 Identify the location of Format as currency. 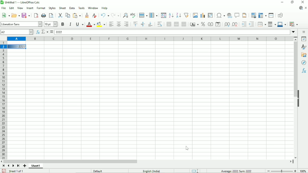
(193, 24).